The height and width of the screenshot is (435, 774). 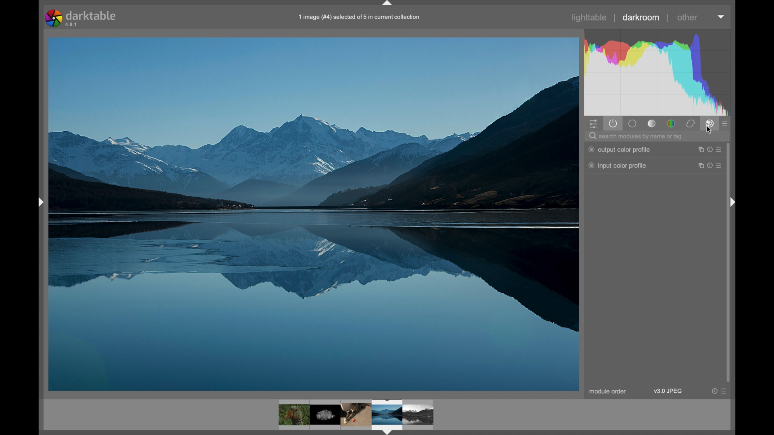 I want to click on drag handle, so click(x=389, y=4).